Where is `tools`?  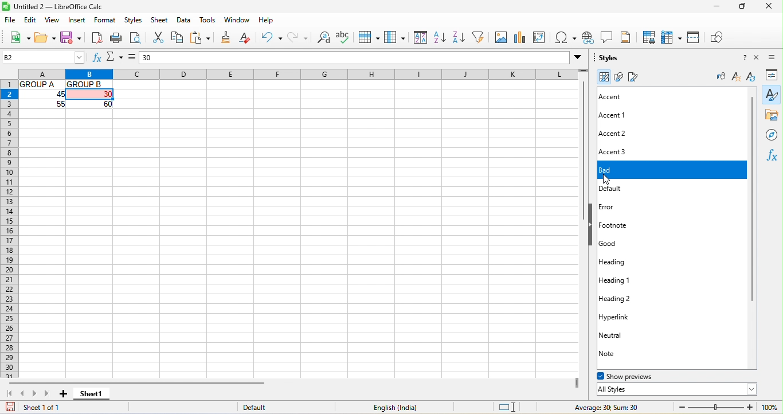 tools is located at coordinates (209, 20).